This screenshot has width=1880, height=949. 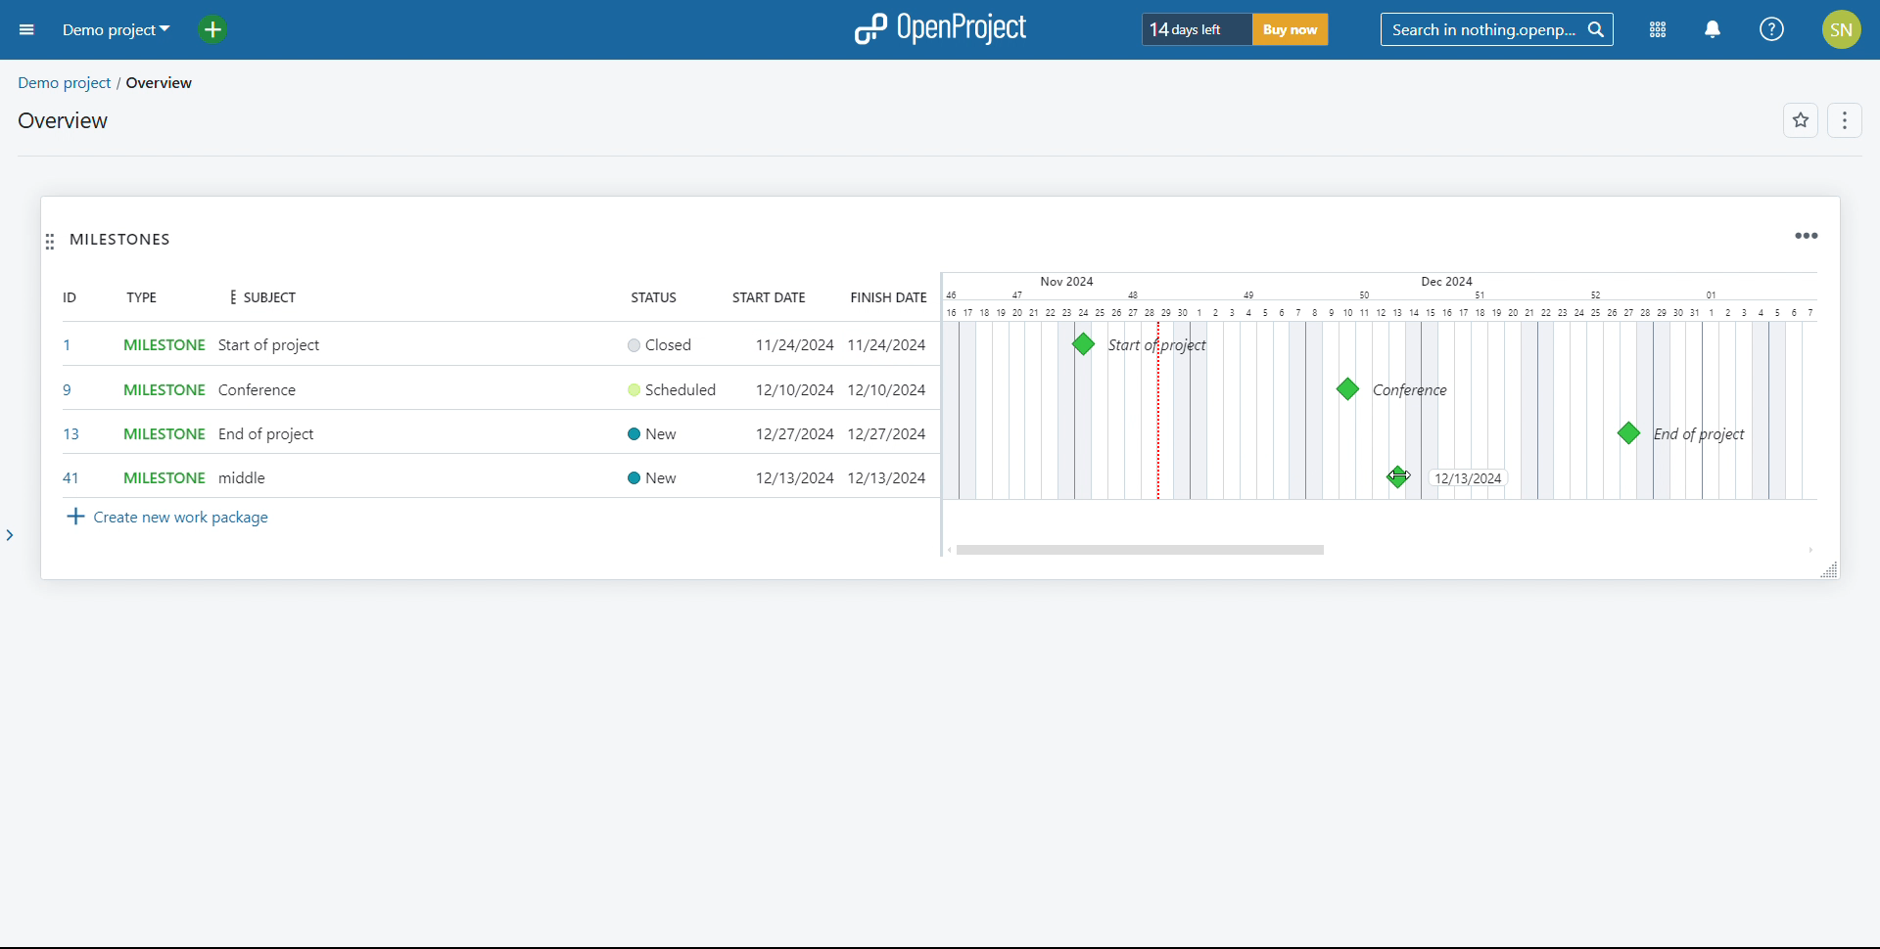 What do you see at coordinates (169, 519) in the screenshot?
I see `create new work package` at bounding box center [169, 519].